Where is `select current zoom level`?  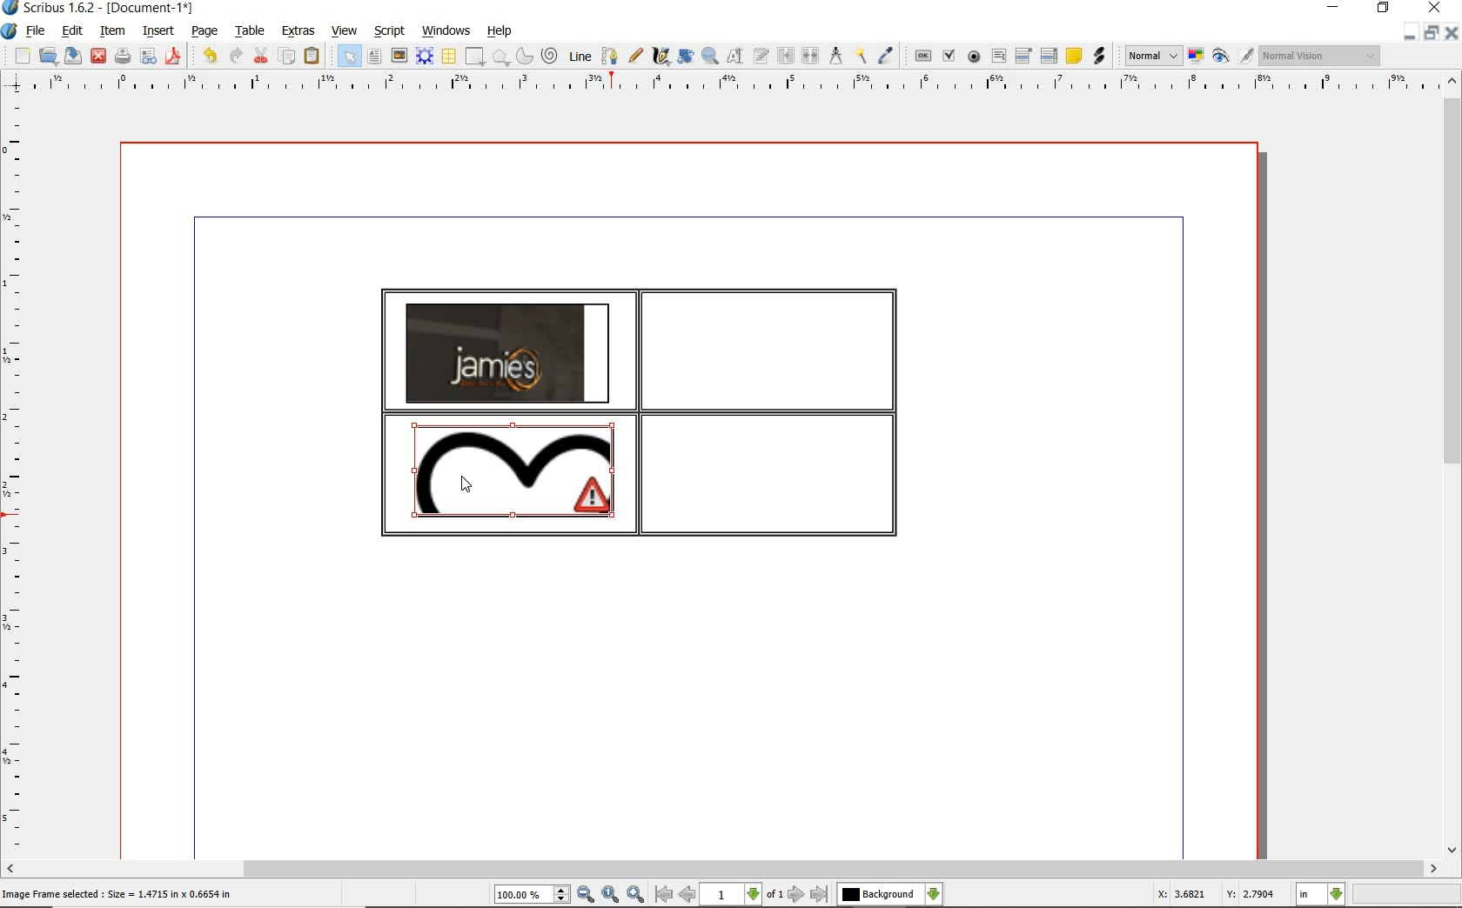
select current zoom level is located at coordinates (532, 896).